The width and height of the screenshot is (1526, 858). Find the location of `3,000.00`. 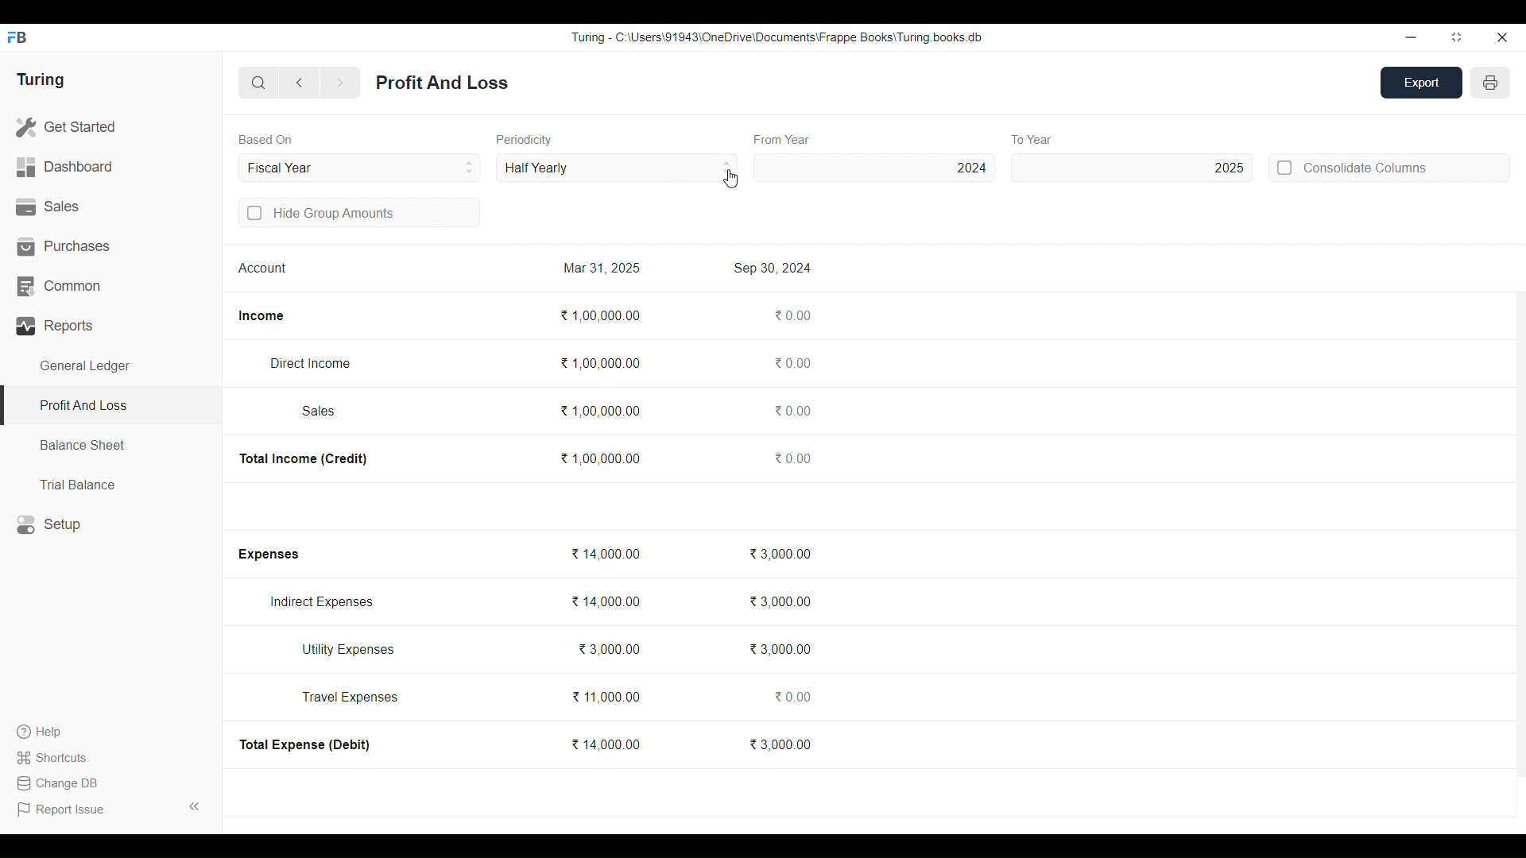

3,000.00 is located at coordinates (608, 649).